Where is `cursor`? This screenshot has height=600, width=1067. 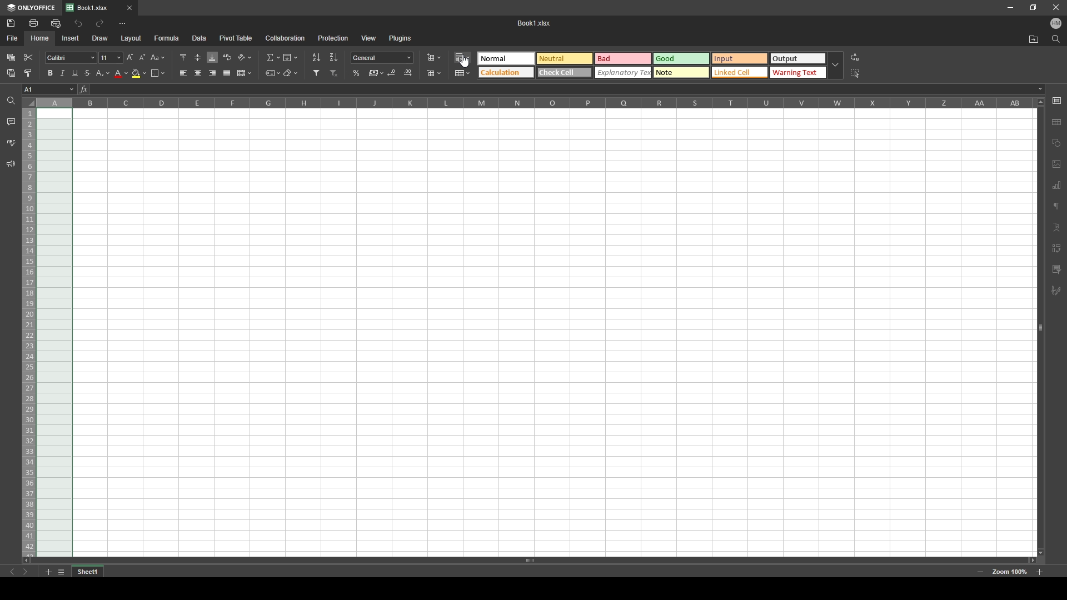
cursor is located at coordinates (464, 61).